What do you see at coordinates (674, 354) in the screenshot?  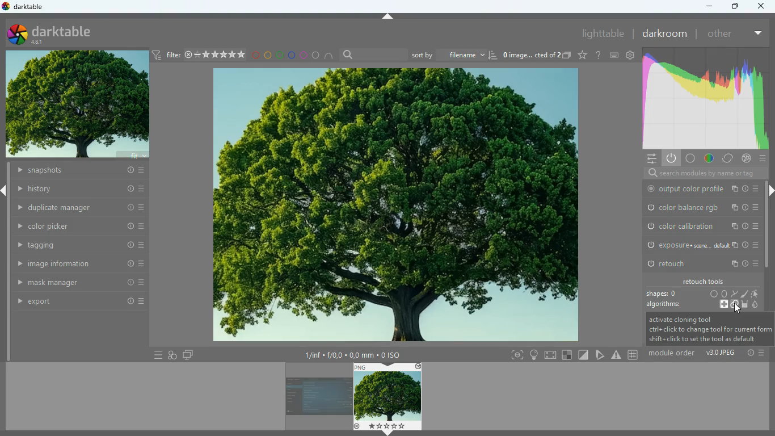 I see `module order` at bounding box center [674, 354].